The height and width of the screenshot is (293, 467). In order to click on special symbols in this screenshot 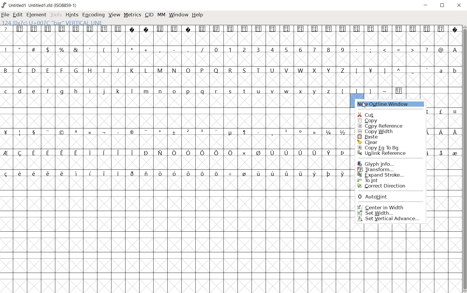, I will do `click(231, 29)`.